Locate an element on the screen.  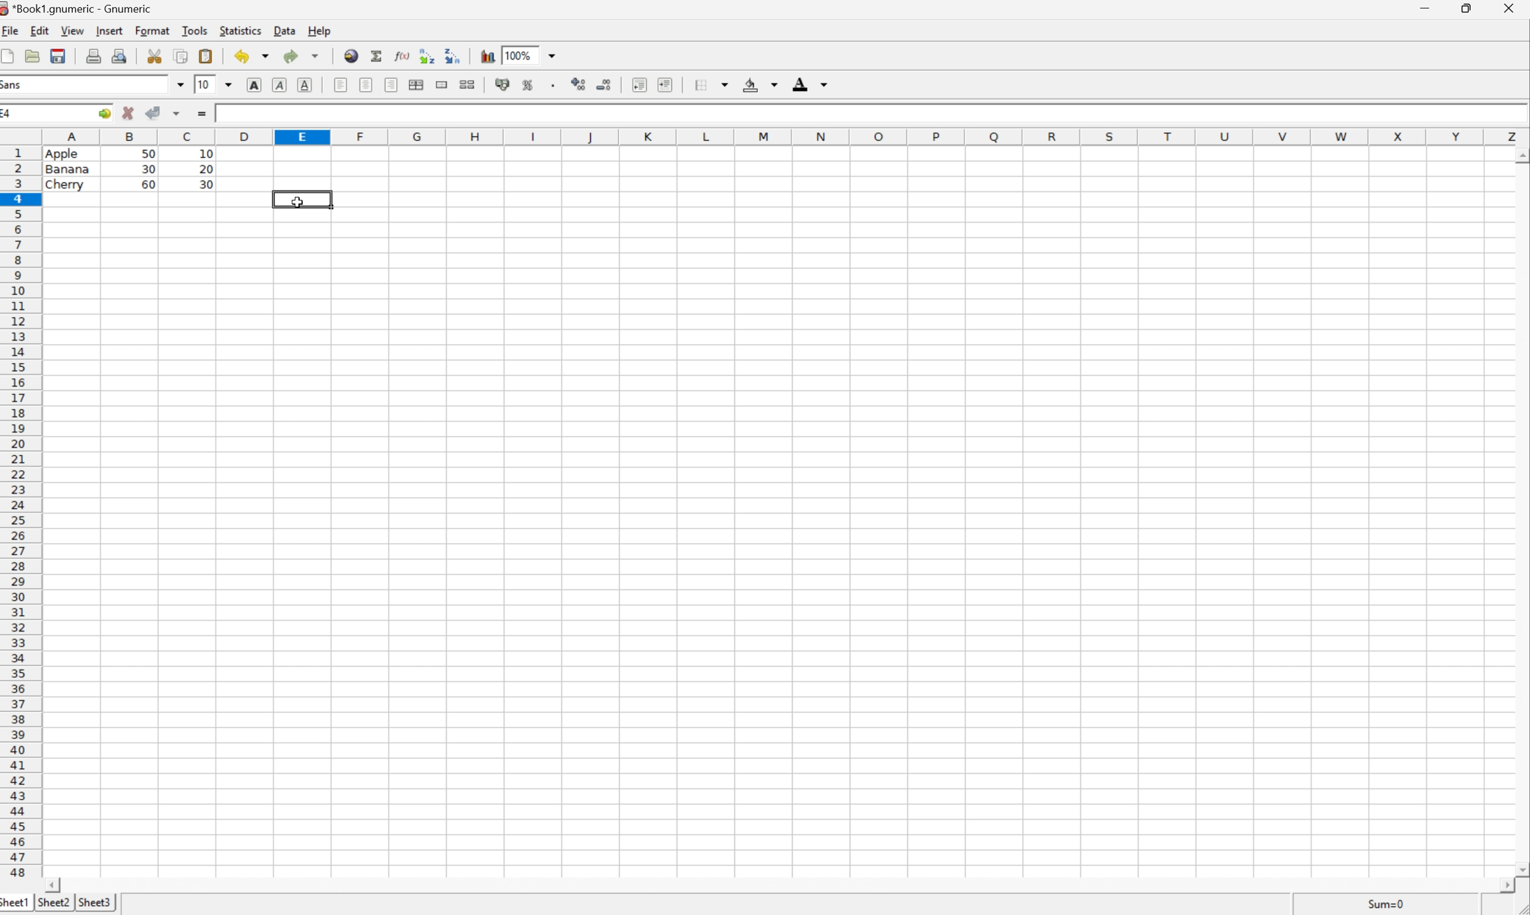
print preview is located at coordinates (121, 55).